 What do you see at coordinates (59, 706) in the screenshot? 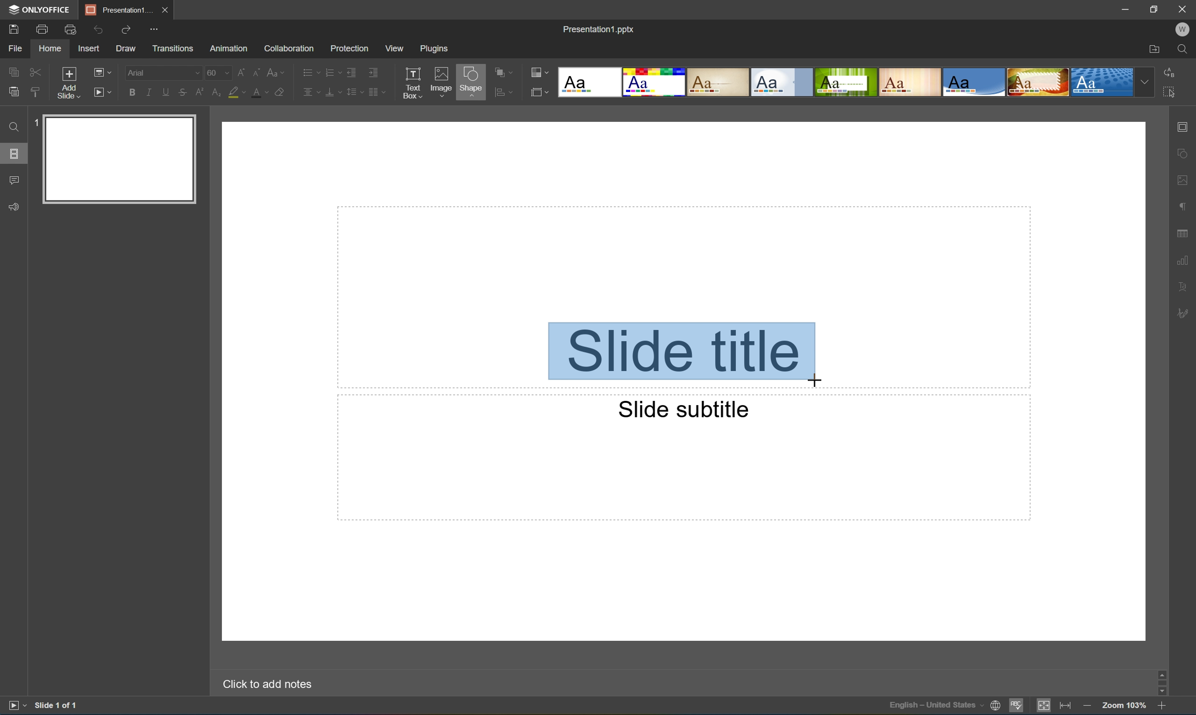
I see `Slide 1 of 1` at bounding box center [59, 706].